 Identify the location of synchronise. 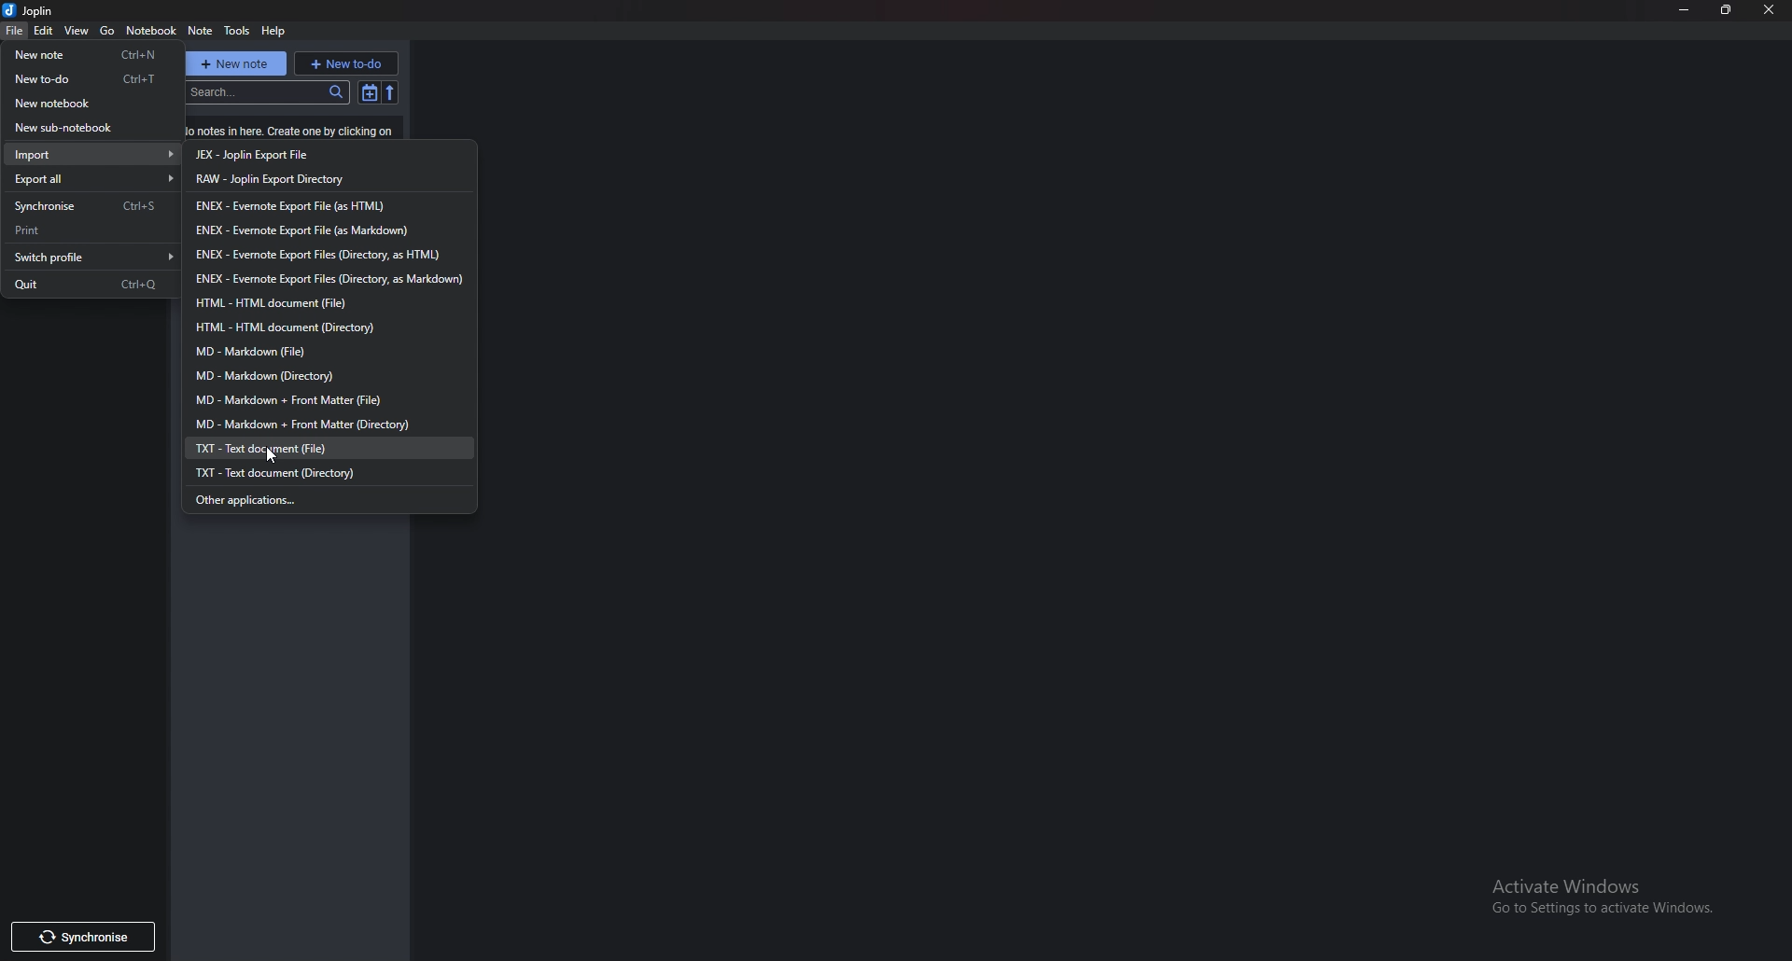
(94, 935).